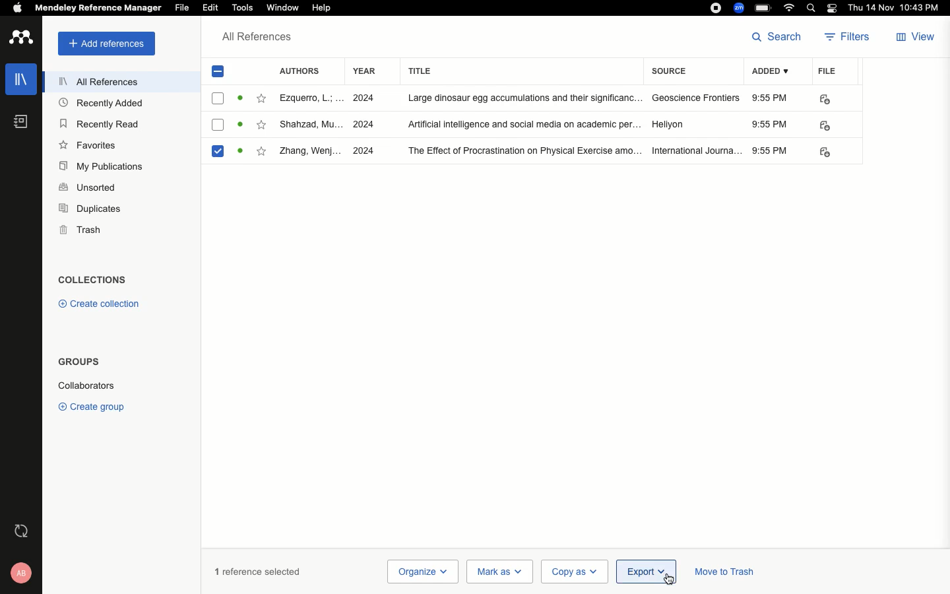  Describe the element at coordinates (98, 123) in the screenshot. I see `Recently read` at that location.